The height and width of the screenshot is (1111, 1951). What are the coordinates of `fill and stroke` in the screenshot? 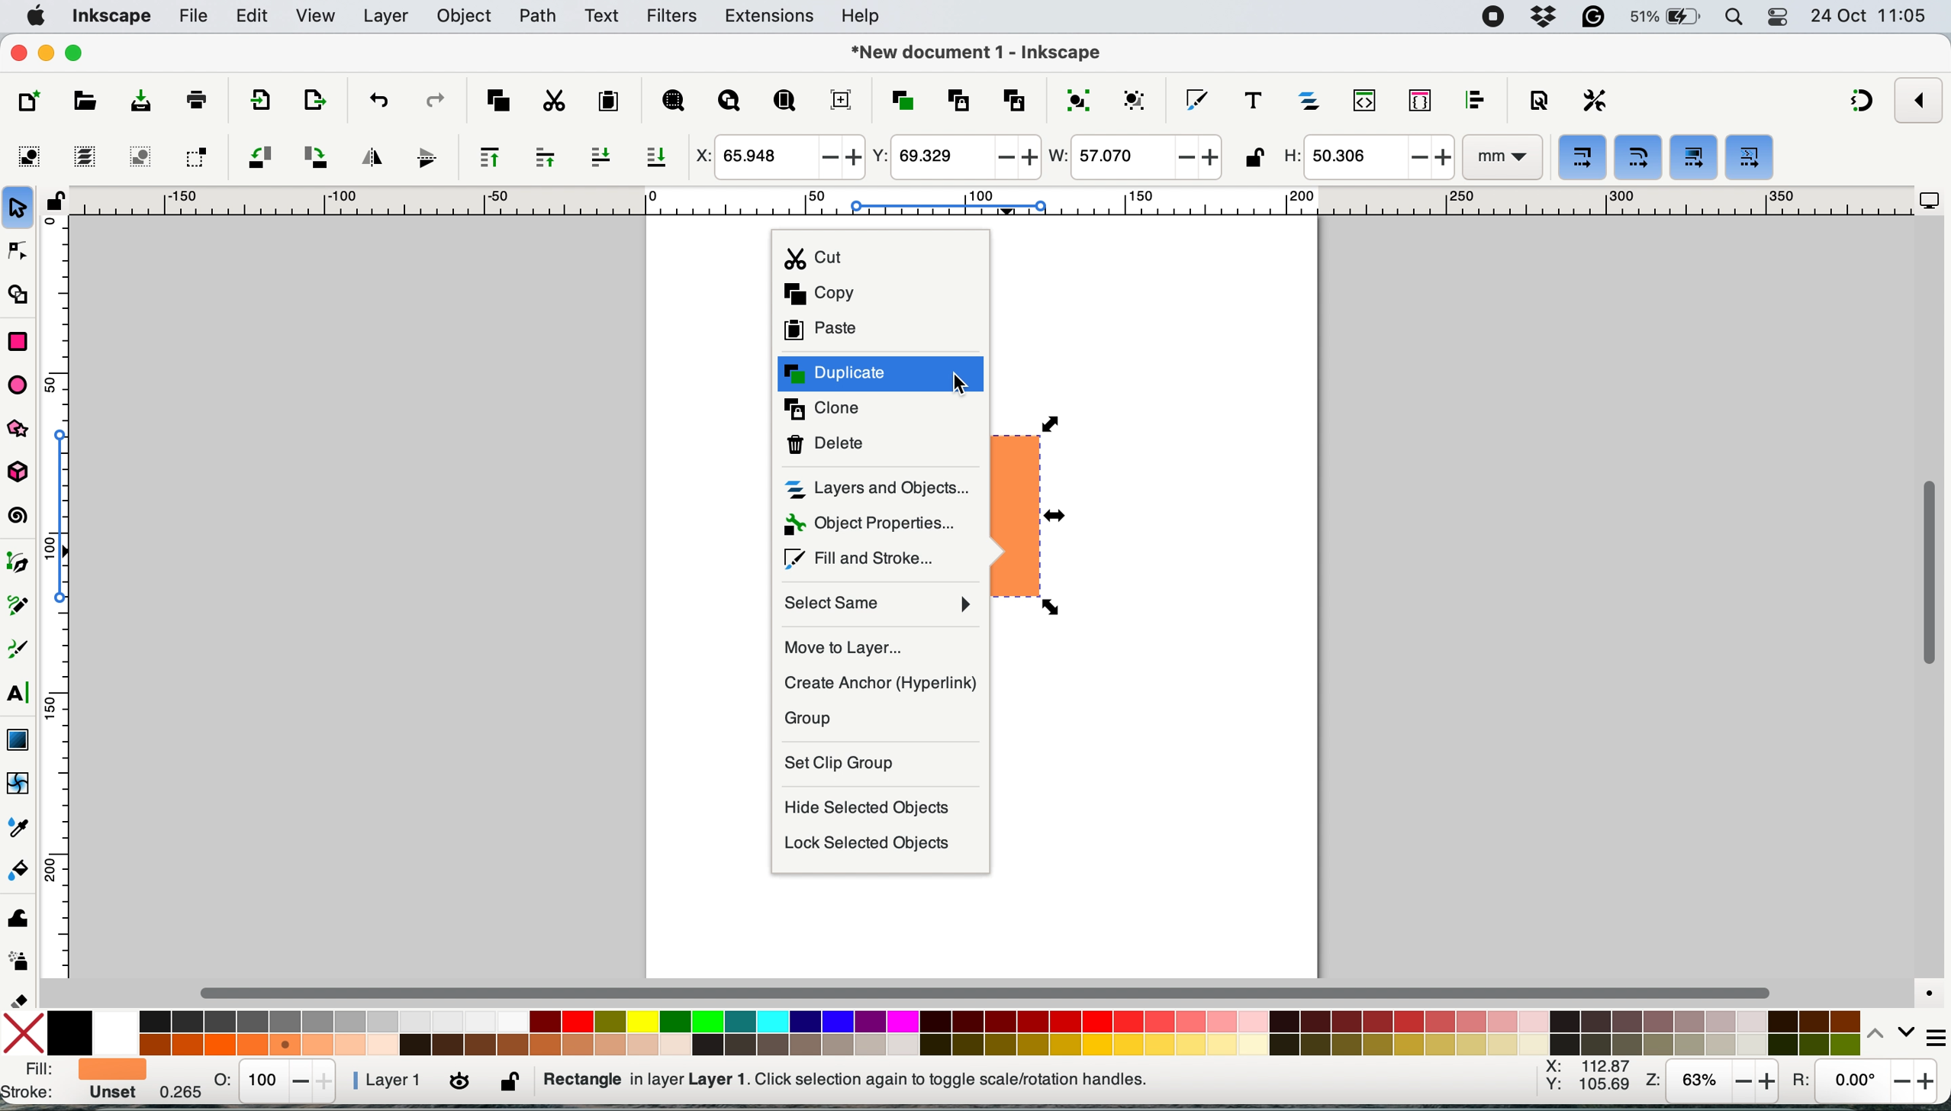 It's located at (72, 1083).